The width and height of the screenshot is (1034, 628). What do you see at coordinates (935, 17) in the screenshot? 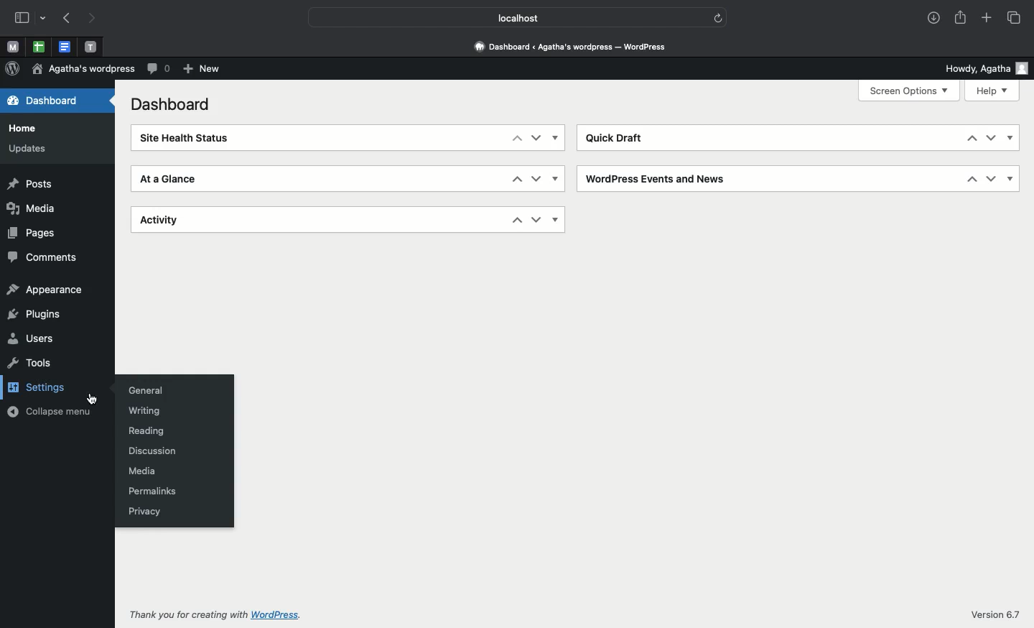
I see `Download` at bounding box center [935, 17].